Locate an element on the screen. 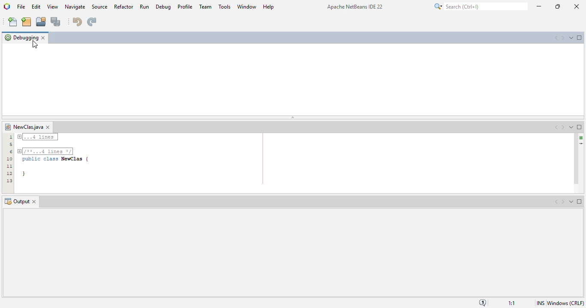  logo is located at coordinates (7, 7).